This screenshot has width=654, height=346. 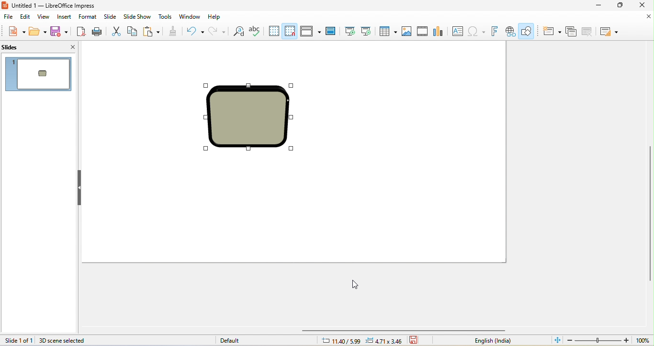 I want to click on insert, so click(x=66, y=17).